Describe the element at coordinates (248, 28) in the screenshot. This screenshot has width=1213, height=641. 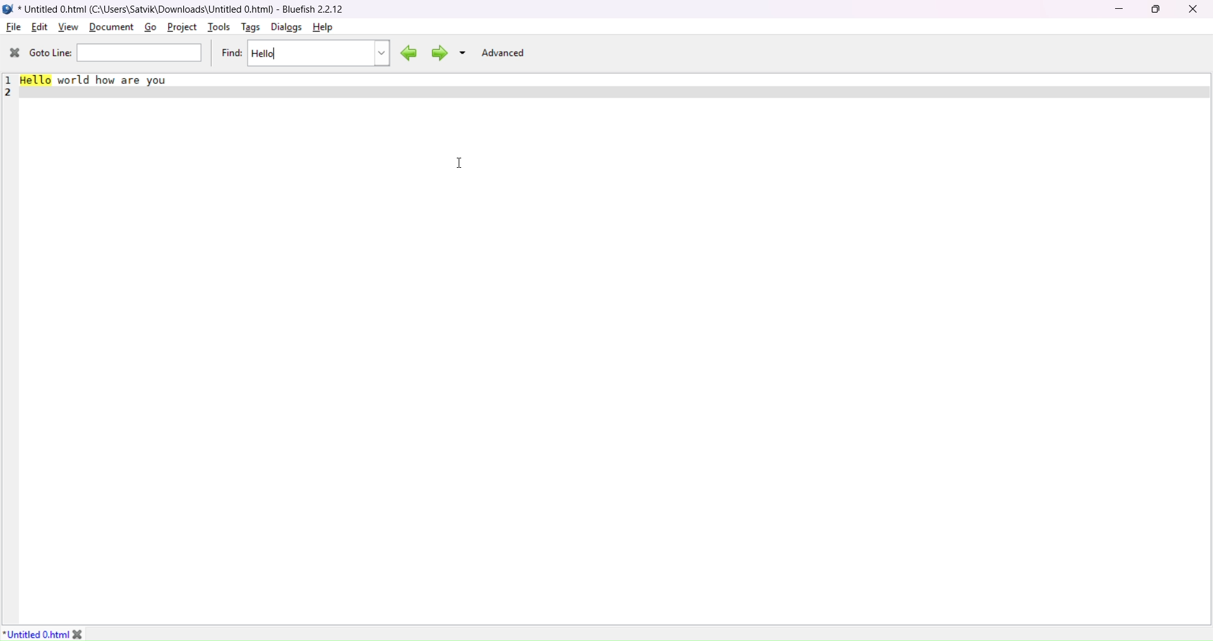
I see `tags` at that location.